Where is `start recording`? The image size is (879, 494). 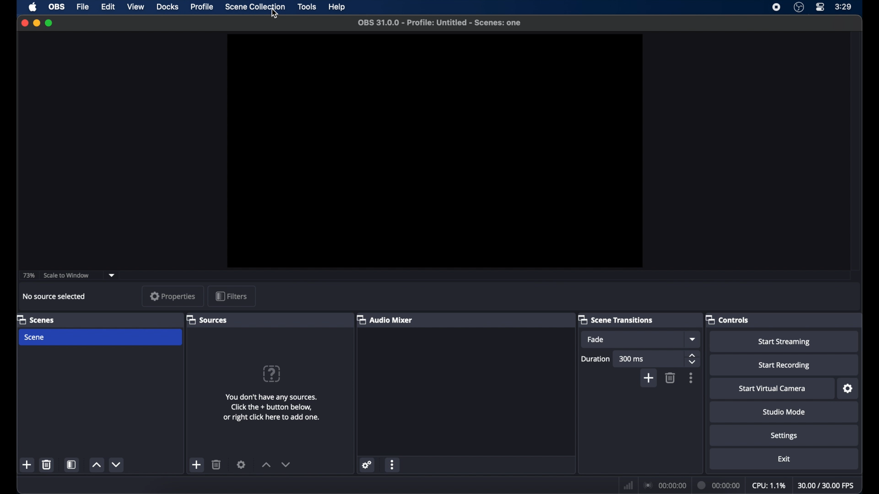
start recording is located at coordinates (786, 365).